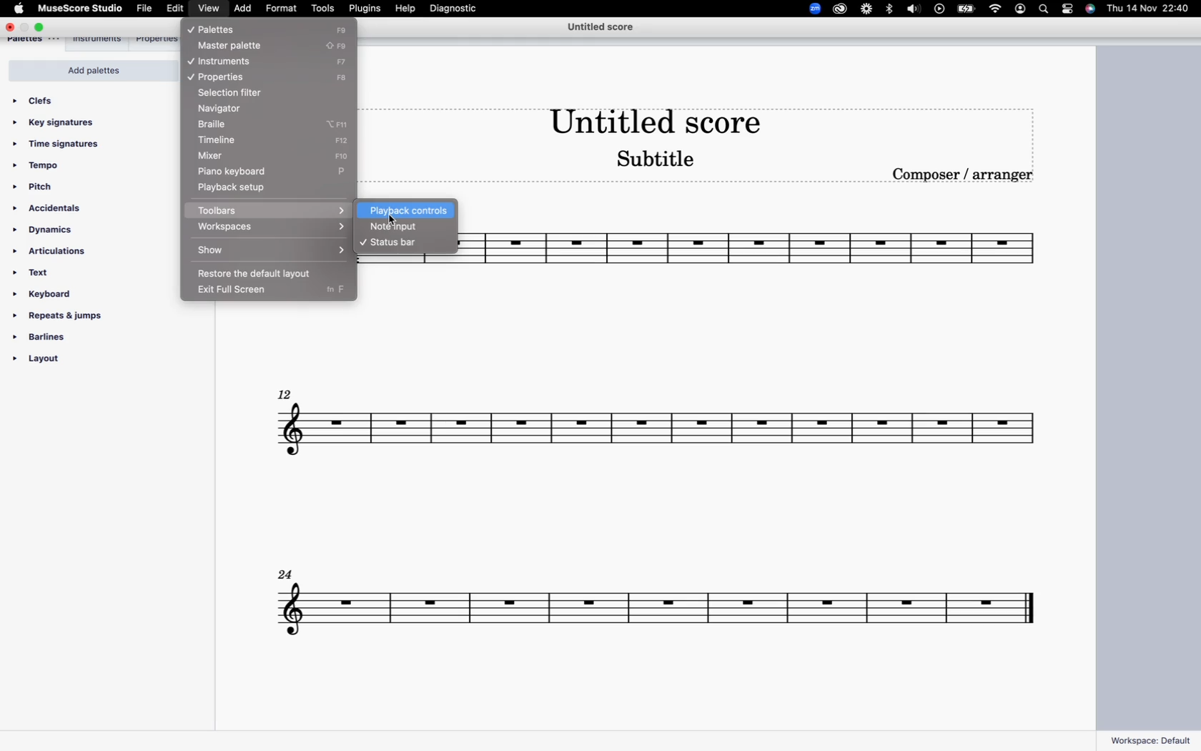  Describe the element at coordinates (967, 10) in the screenshot. I see `battery` at that location.